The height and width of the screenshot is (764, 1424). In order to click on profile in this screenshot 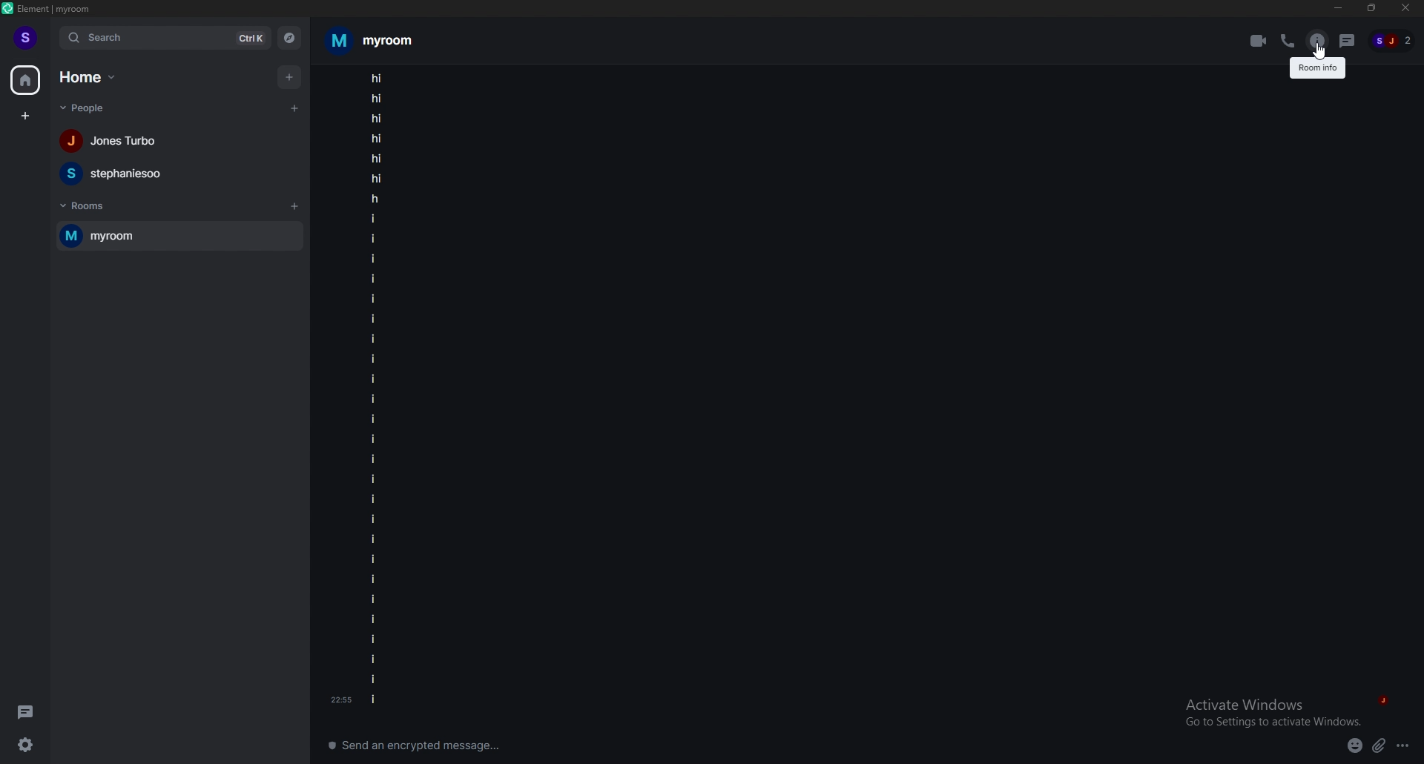, I will do `click(26, 38)`.